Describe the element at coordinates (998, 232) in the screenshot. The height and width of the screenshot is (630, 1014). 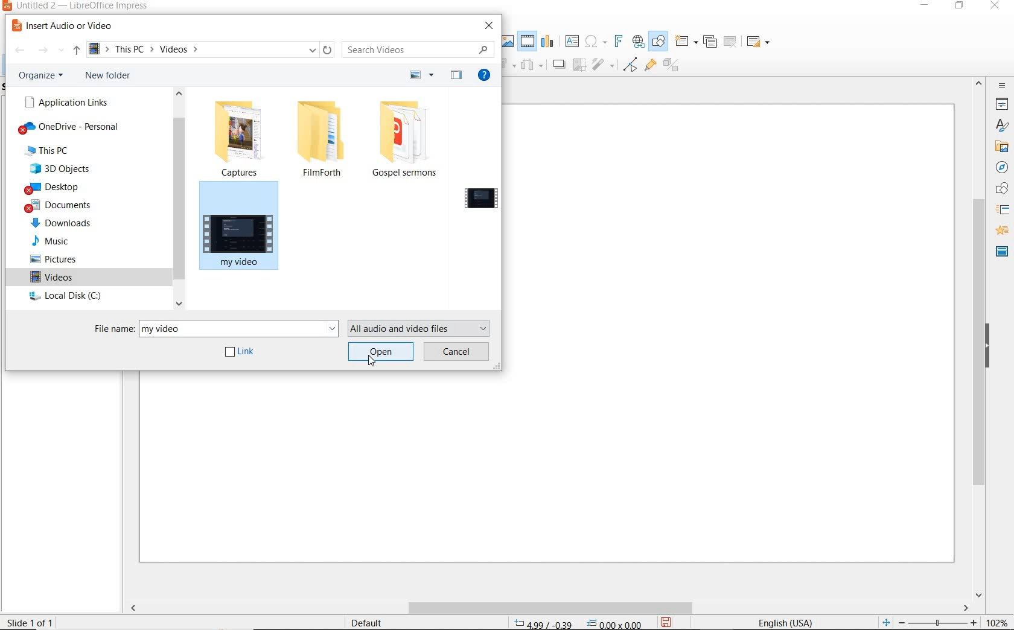
I see `animation` at that location.